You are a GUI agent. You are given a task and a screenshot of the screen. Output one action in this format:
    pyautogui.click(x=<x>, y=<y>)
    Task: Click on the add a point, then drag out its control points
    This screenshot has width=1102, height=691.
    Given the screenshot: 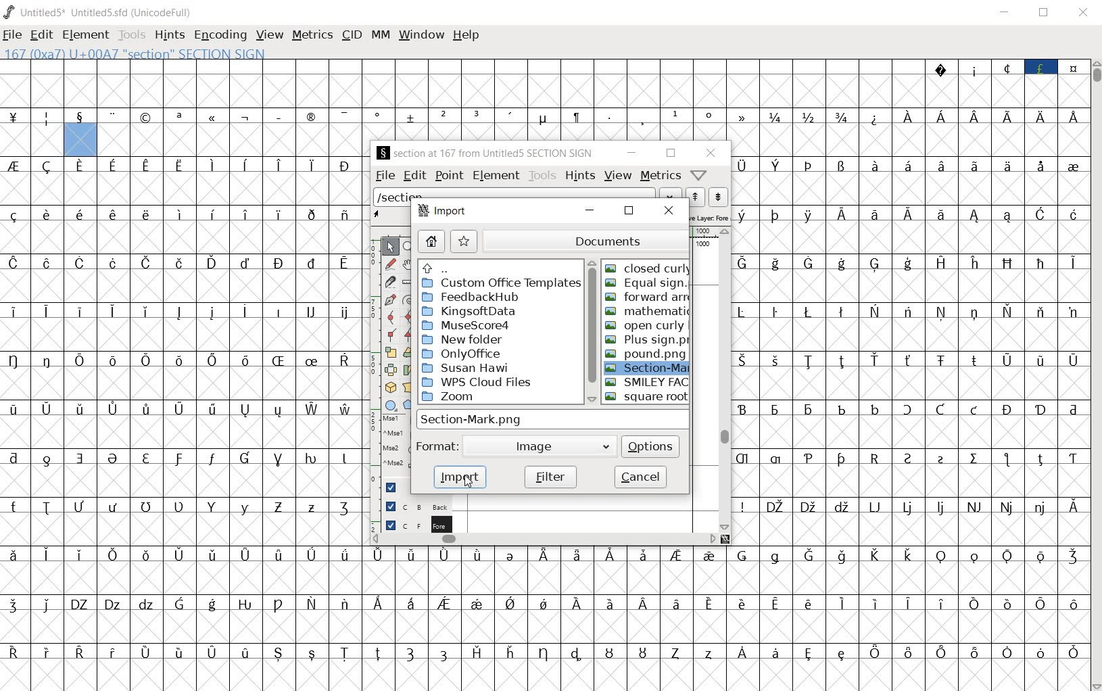 What is the action you would take?
    pyautogui.click(x=389, y=298)
    